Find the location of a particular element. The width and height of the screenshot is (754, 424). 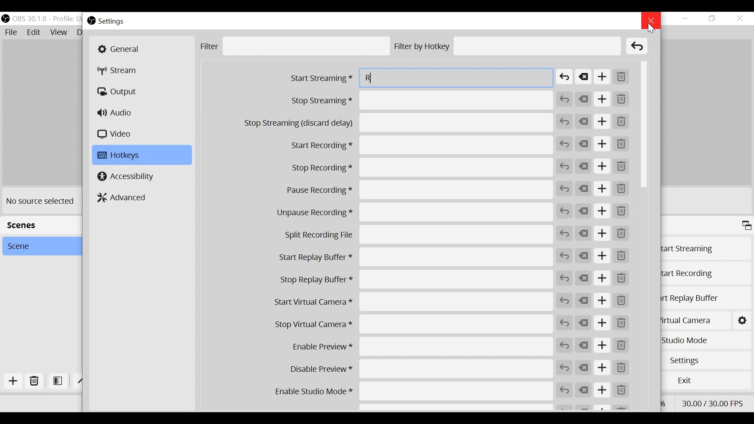

View is located at coordinates (59, 32).